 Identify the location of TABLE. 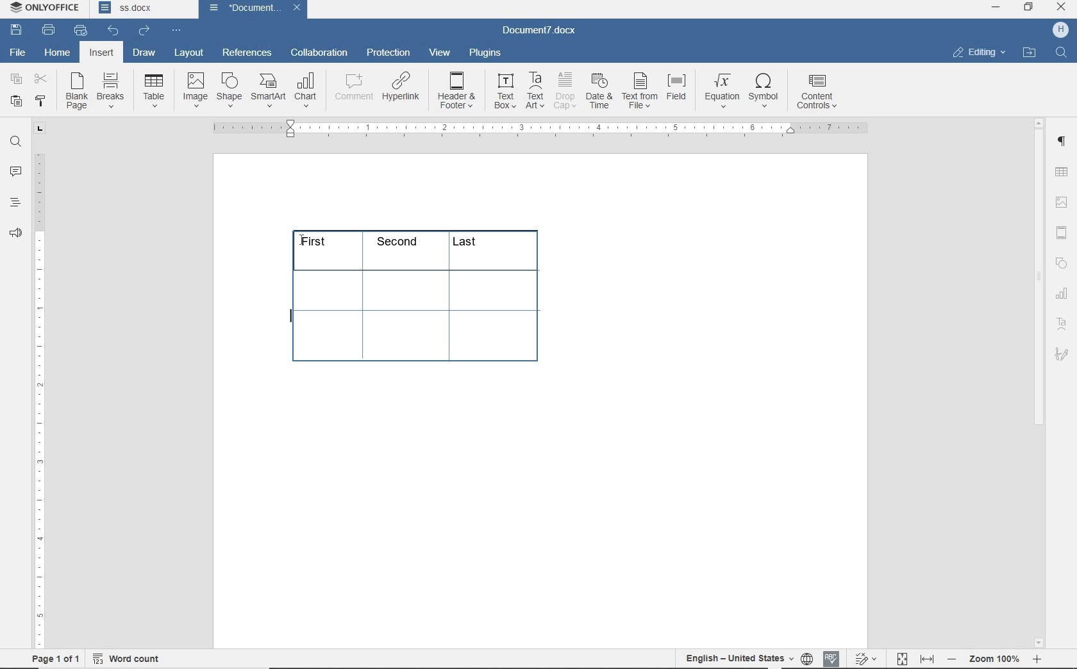
(1063, 295).